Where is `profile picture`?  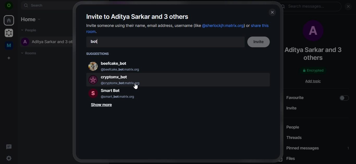
profile picture is located at coordinates (312, 32).